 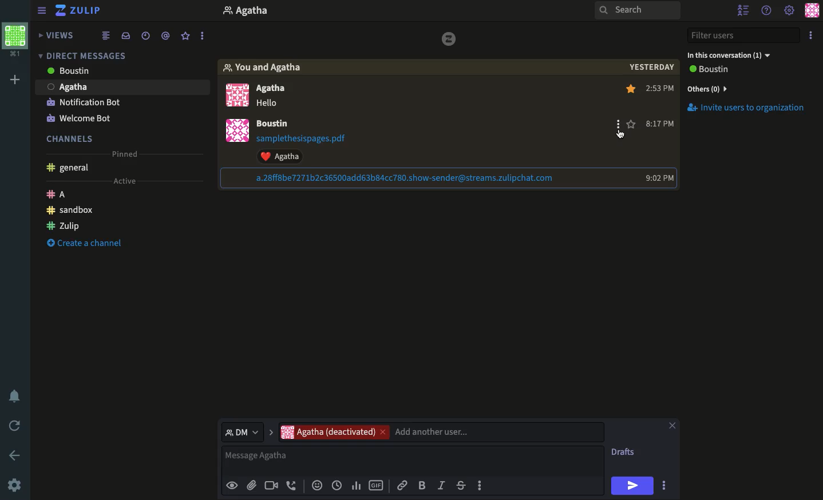 I want to click on Settings, so click(x=14, y=486).